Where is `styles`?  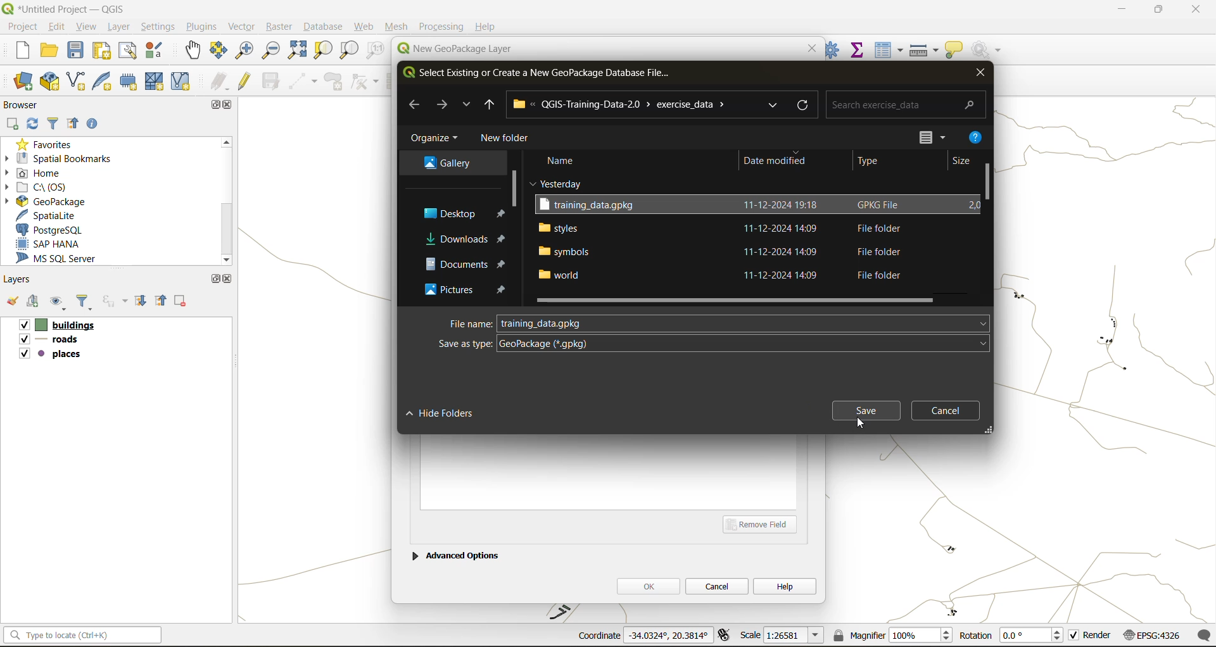 styles is located at coordinates (559, 227).